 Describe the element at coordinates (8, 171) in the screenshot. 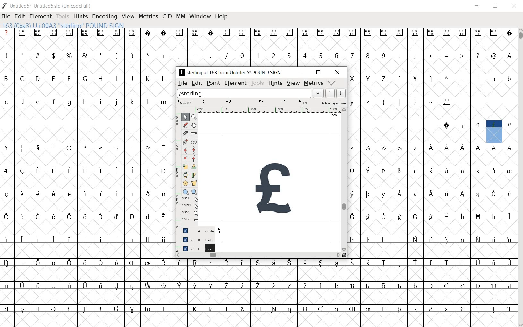

I see `Symbol` at that location.